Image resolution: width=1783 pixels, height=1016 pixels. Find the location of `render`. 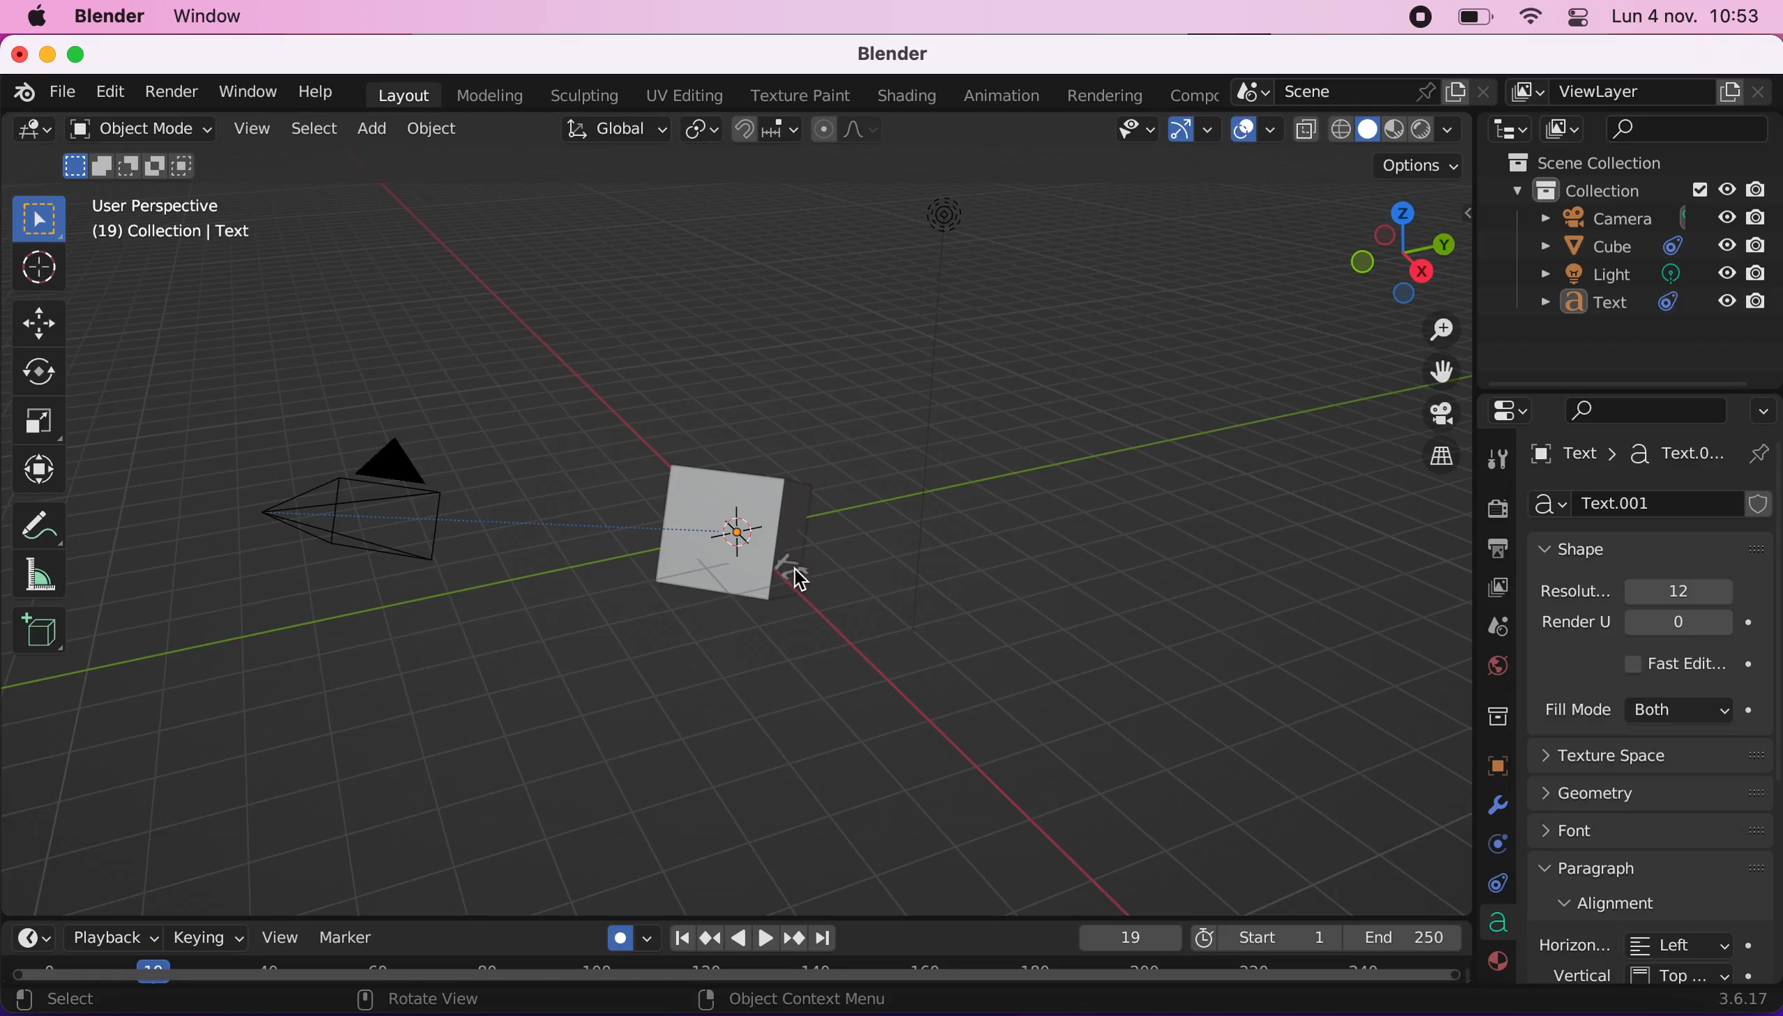

render is located at coordinates (1653, 627).